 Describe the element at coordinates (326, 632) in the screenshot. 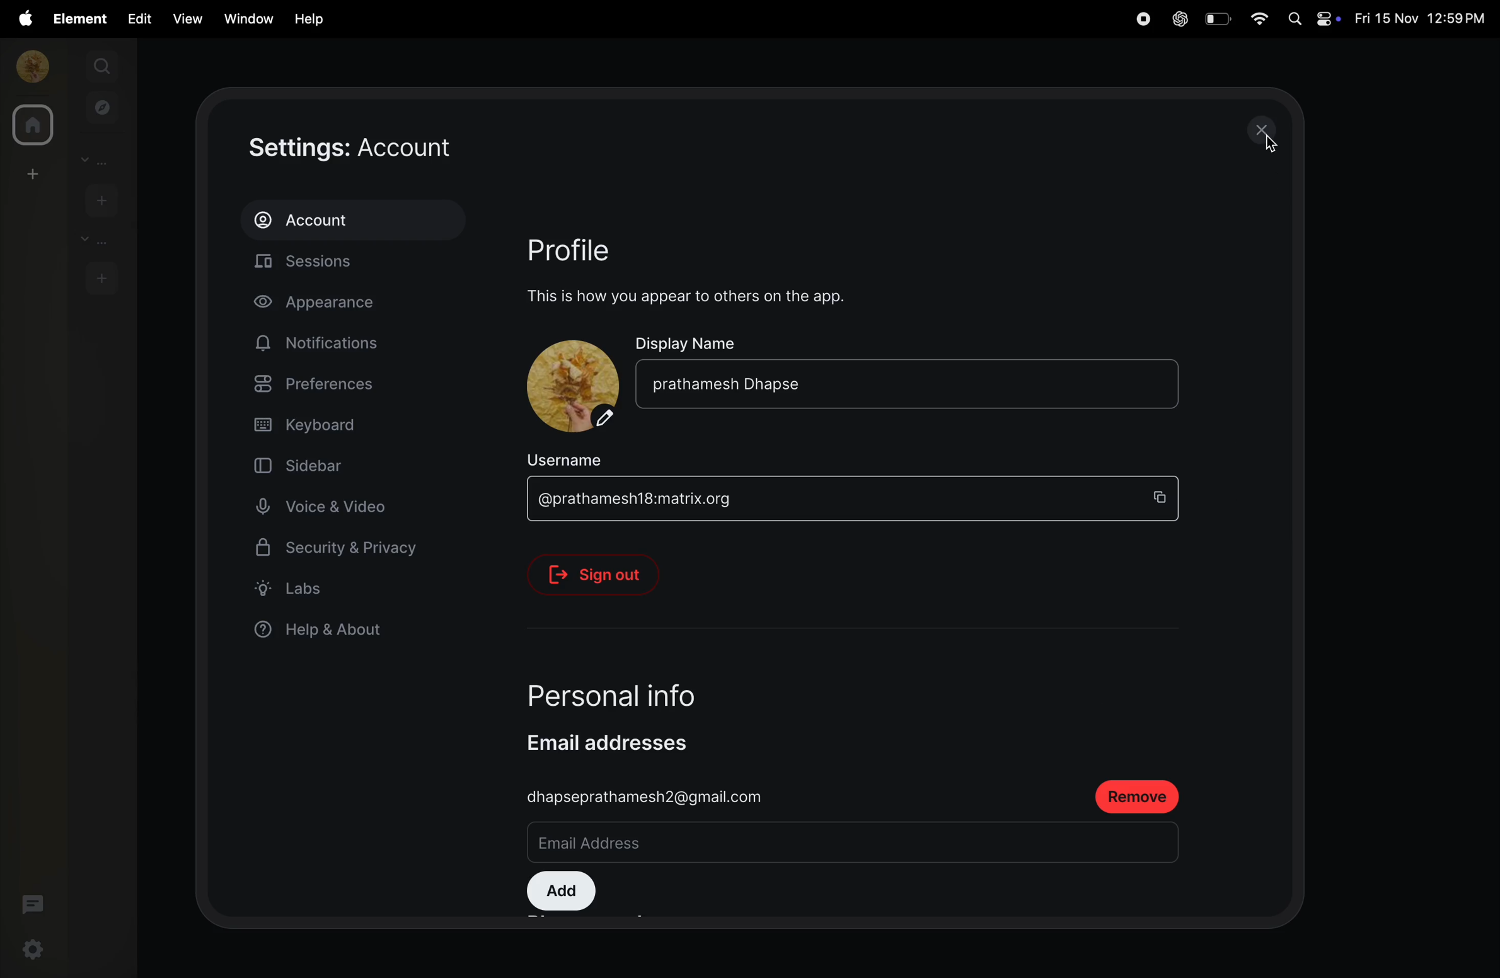

I see `help and anout` at that location.